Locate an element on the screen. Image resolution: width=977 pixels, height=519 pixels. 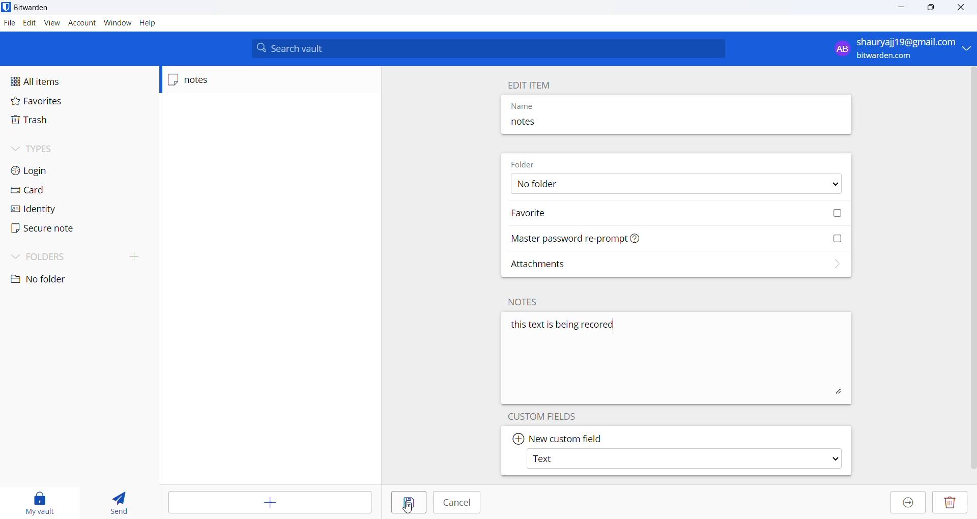
Master password re-prompt is located at coordinates (677, 239).